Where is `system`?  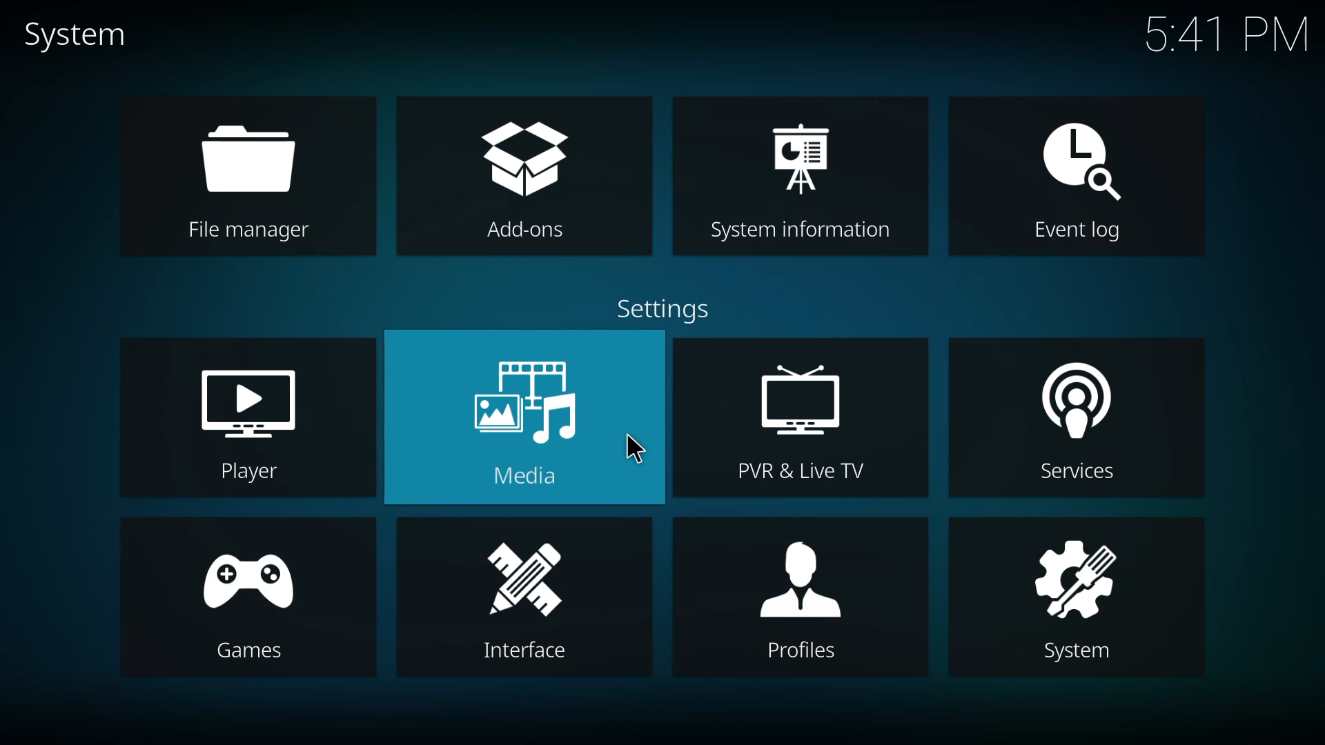 system is located at coordinates (73, 36).